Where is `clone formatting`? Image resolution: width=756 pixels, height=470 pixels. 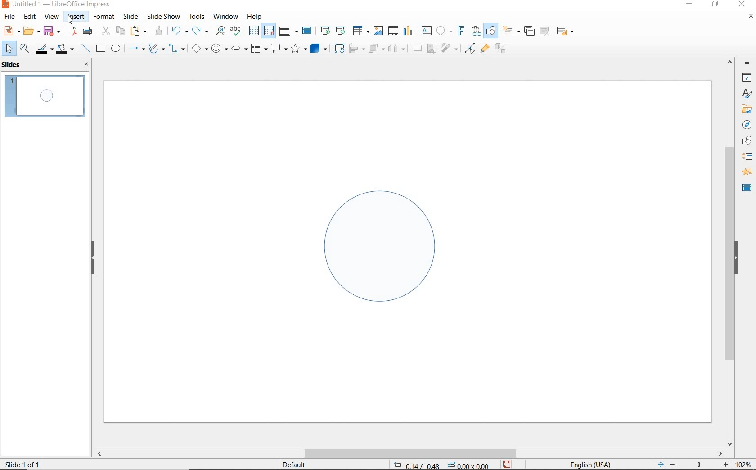
clone formatting is located at coordinates (159, 31).